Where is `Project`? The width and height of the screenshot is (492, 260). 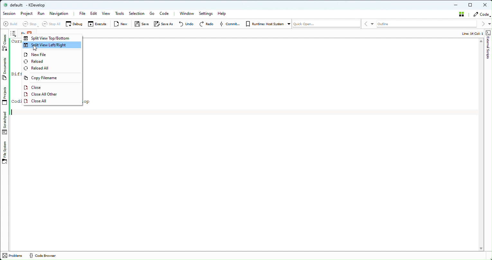
Project is located at coordinates (28, 14).